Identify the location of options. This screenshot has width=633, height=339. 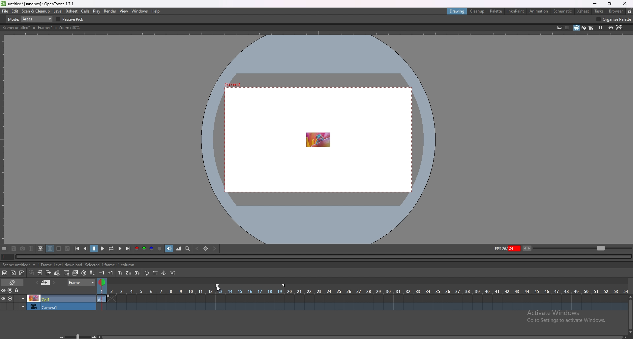
(5, 249).